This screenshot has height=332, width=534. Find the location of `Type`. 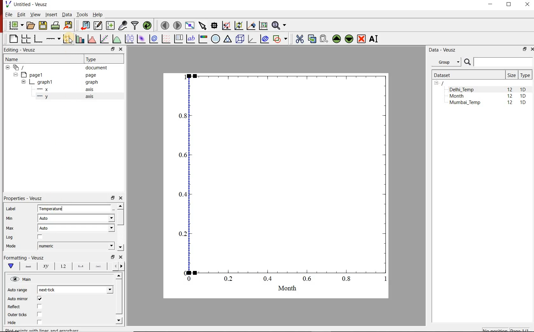

Type is located at coordinates (525, 75).